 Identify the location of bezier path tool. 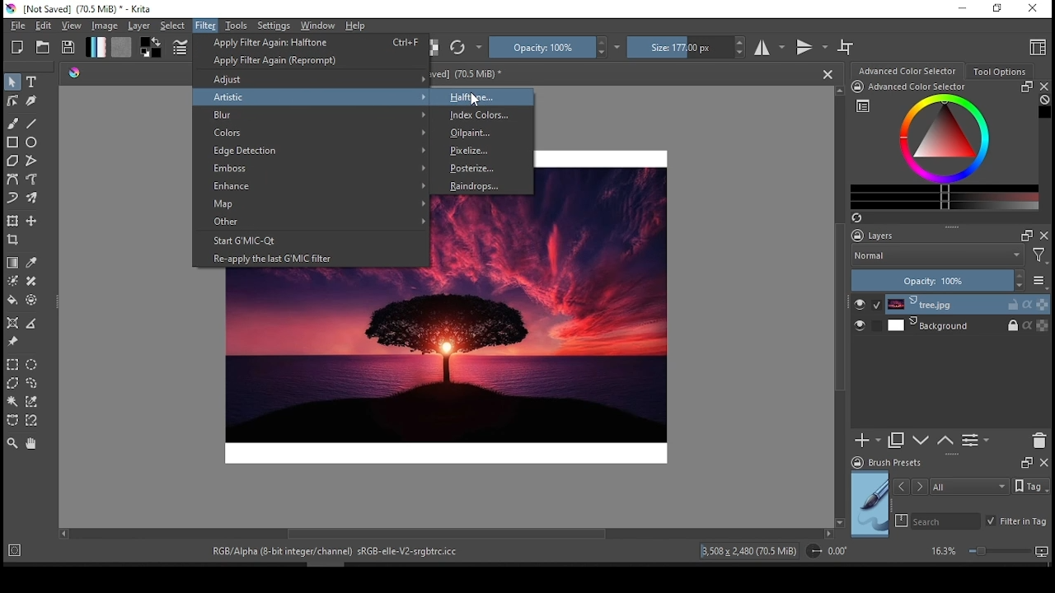
(13, 180).